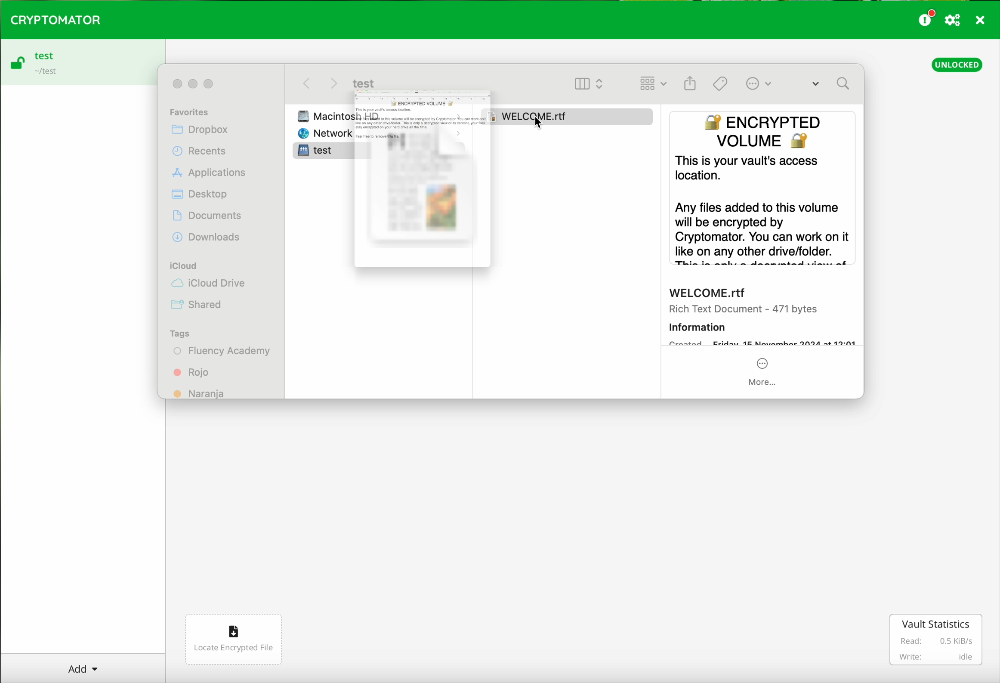 The height and width of the screenshot is (683, 1000). I want to click on cursor, so click(538, 124).